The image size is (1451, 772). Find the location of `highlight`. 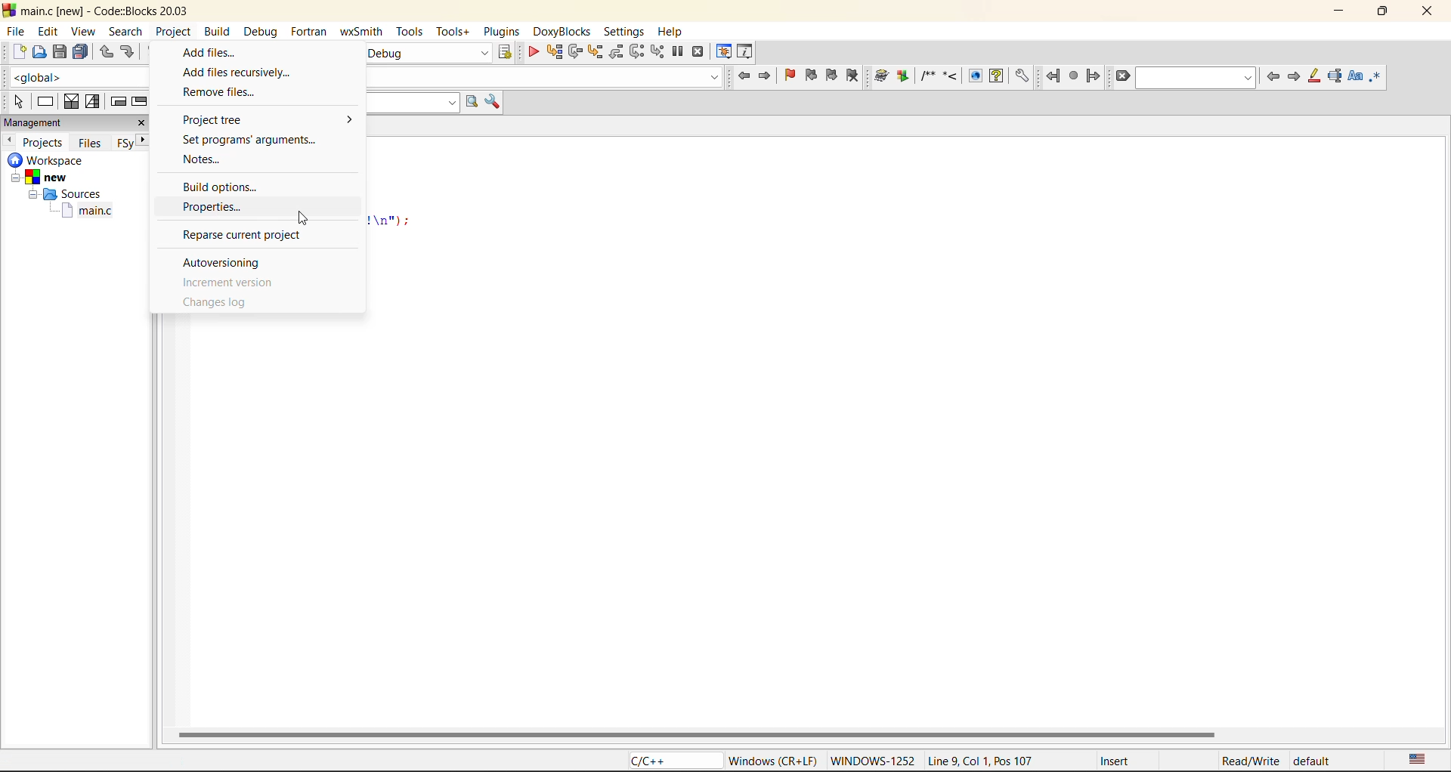

highlight is located at coordinates (1314, 77).